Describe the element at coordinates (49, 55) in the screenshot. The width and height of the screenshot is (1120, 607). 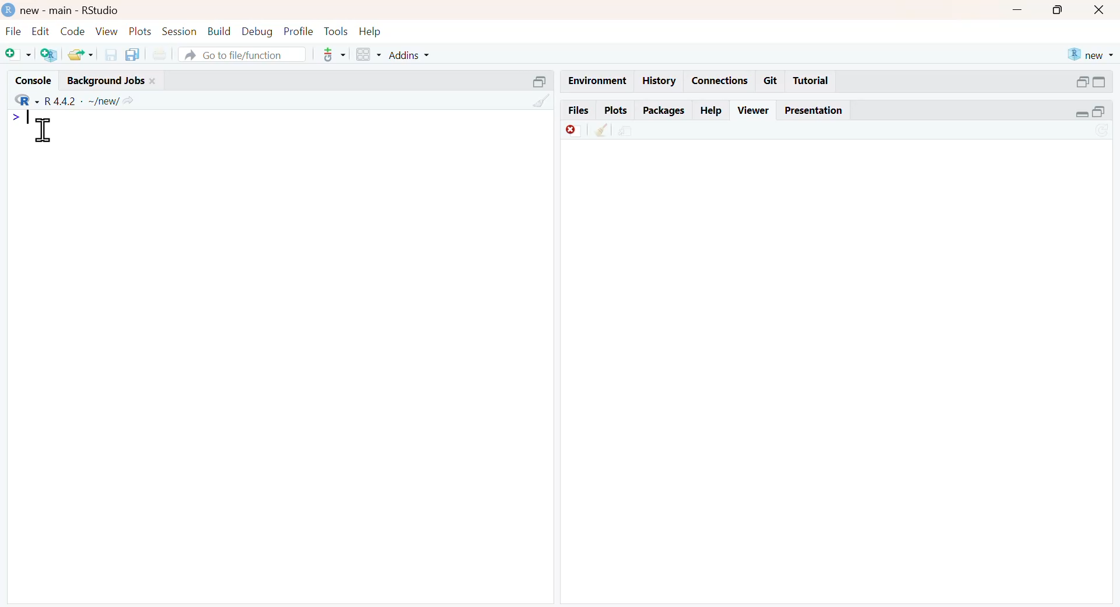
I see `add R file` at that location.